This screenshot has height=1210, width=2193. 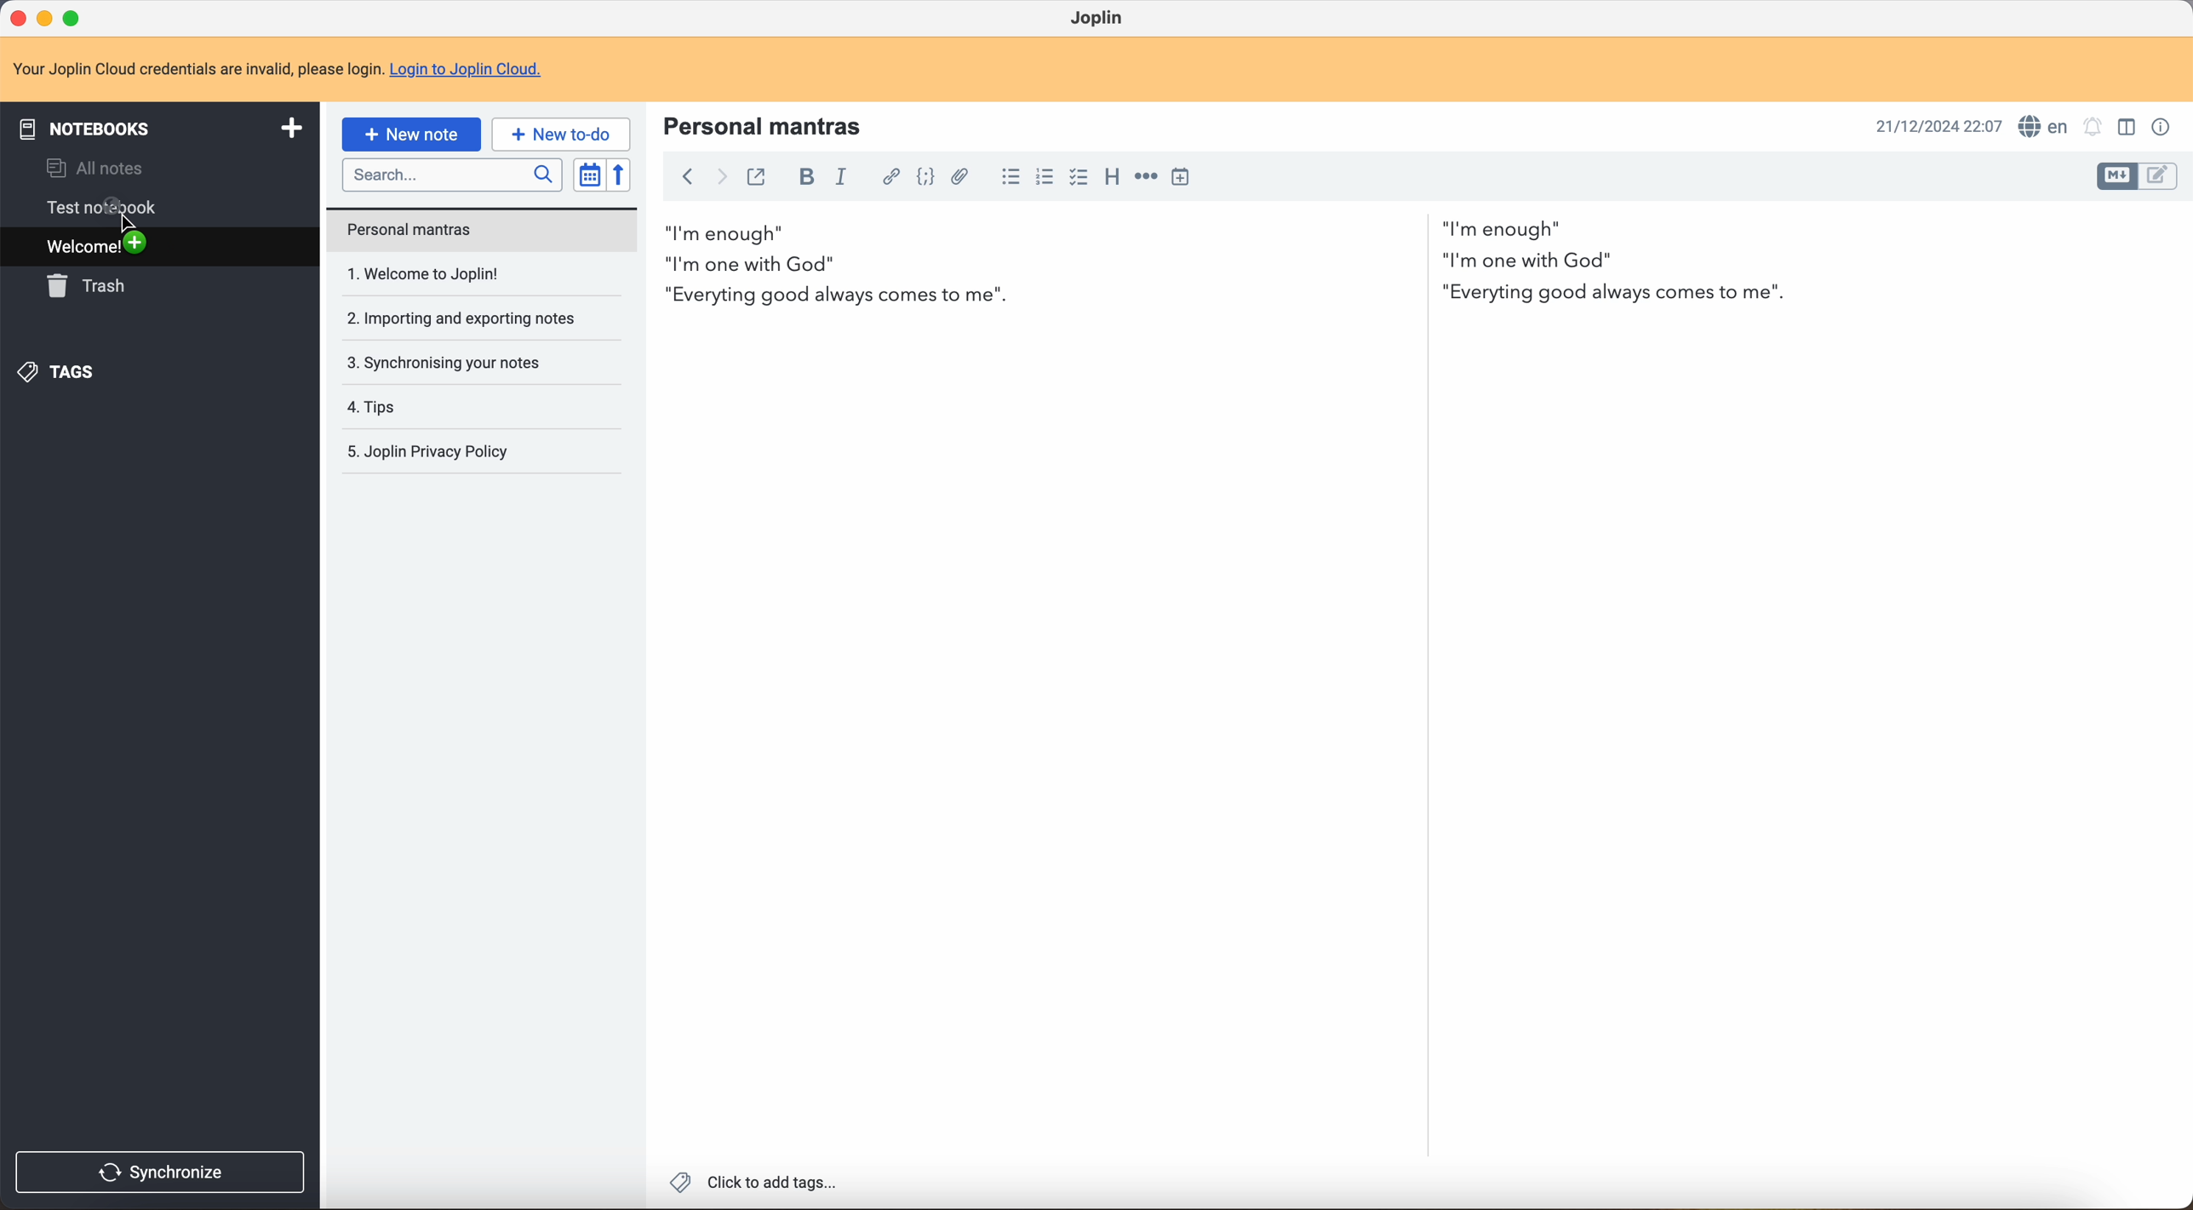 I want to click on close program, so click(x=15, y=18).